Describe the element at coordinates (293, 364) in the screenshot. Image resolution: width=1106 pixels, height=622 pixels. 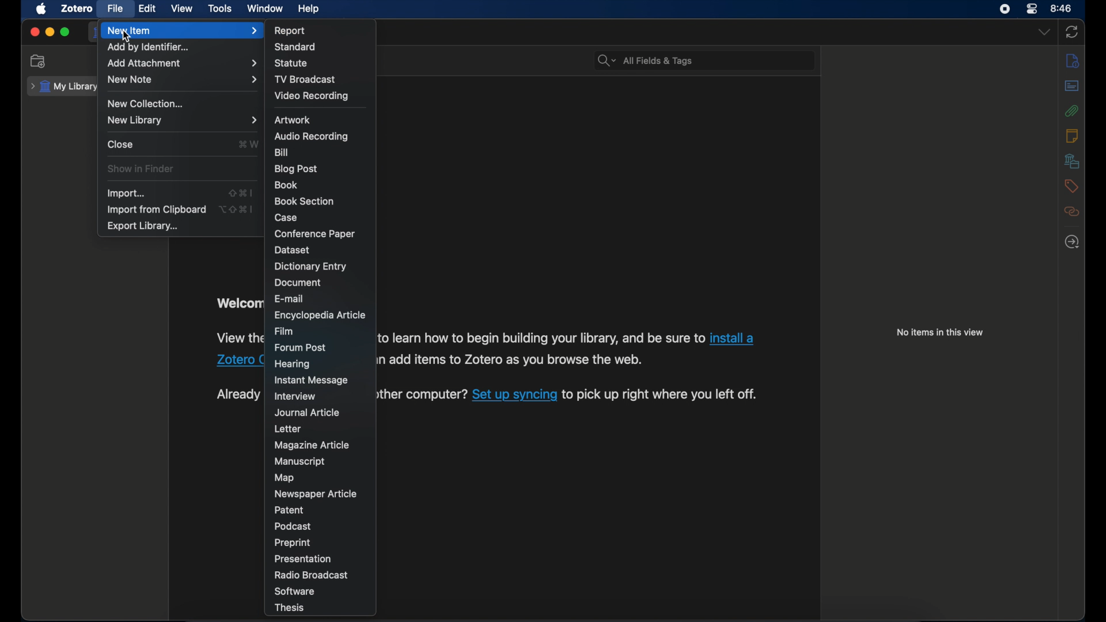
I see `hearing` at that location.